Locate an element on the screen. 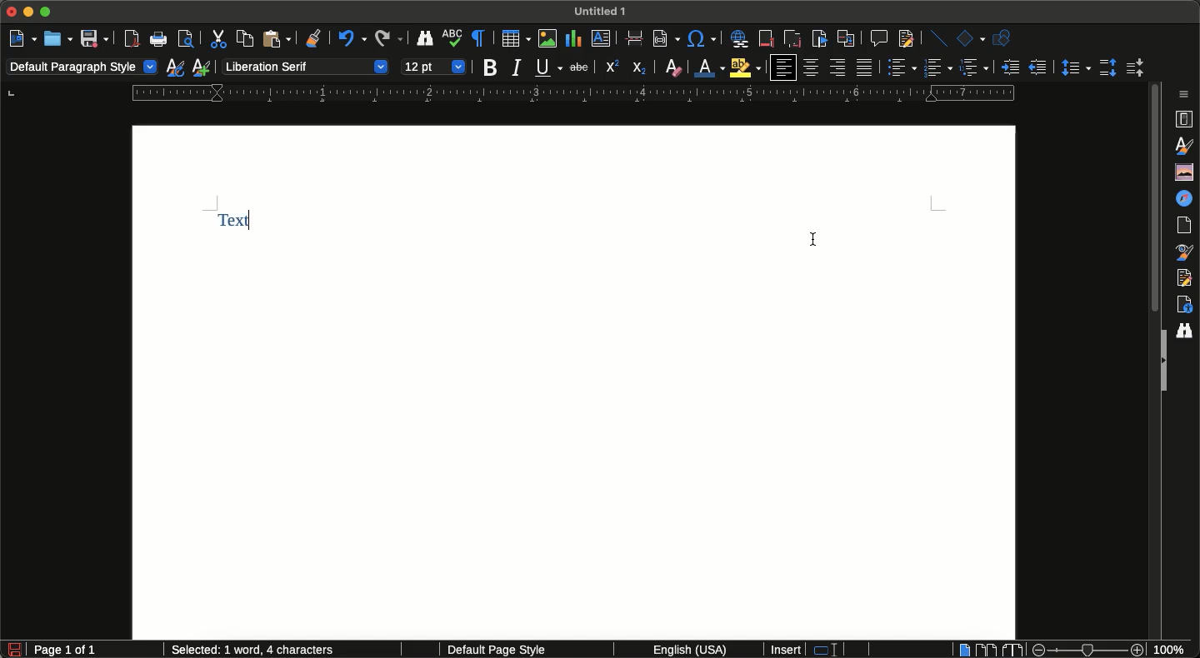  Accessibility check is located at coordinates (1184, 305).